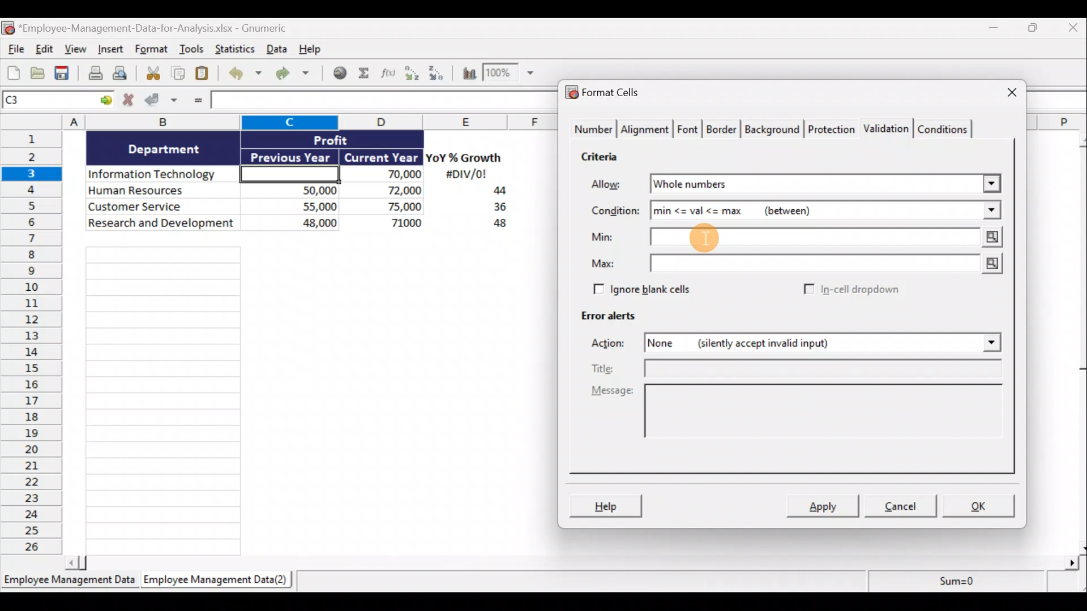  Describe the element at coordinates (77, 50) in the screenshot. I see `View` at that location.